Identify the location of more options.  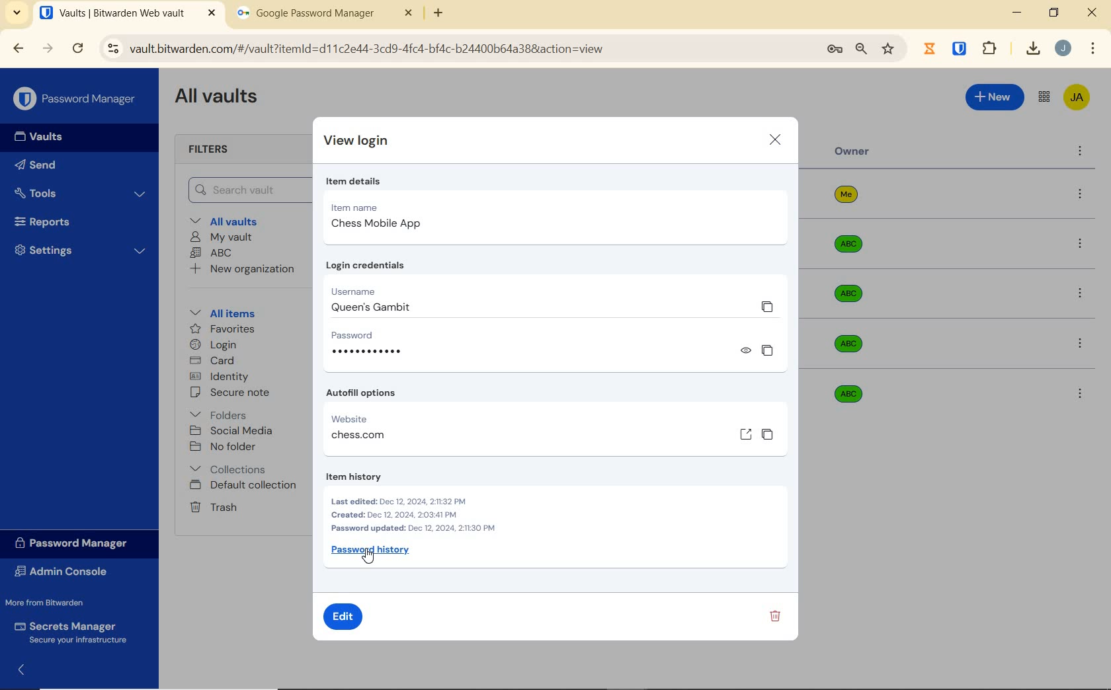
(1080, 195).